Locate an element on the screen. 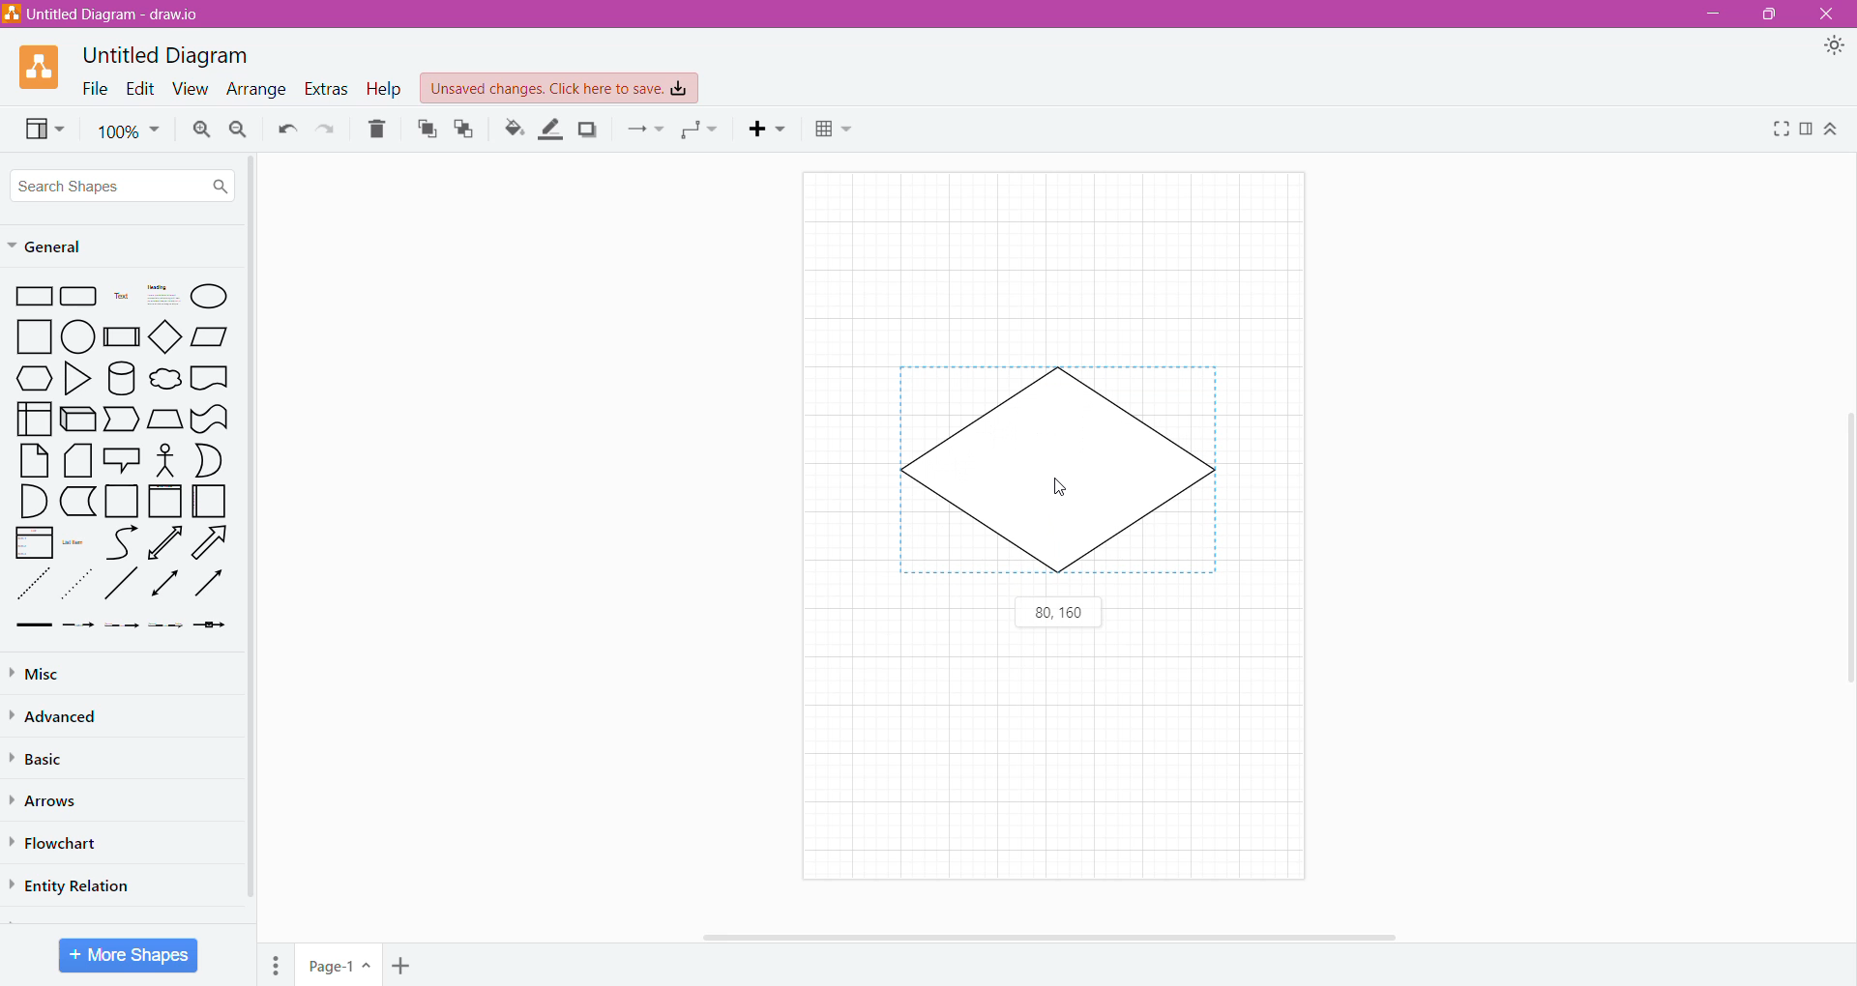  Misc is located at coordinates (39, 674).